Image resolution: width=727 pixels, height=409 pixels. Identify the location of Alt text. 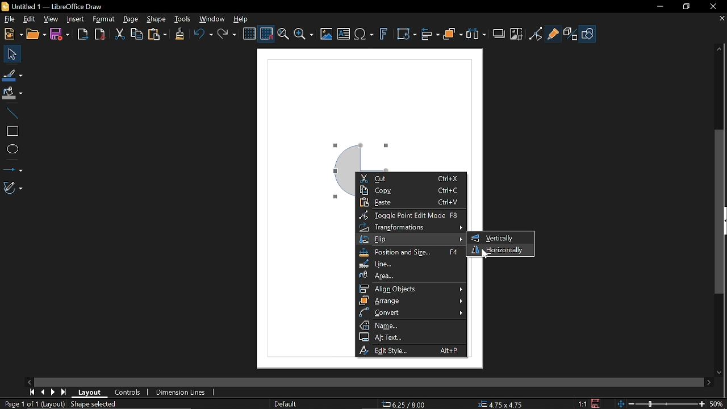
(409, 337).